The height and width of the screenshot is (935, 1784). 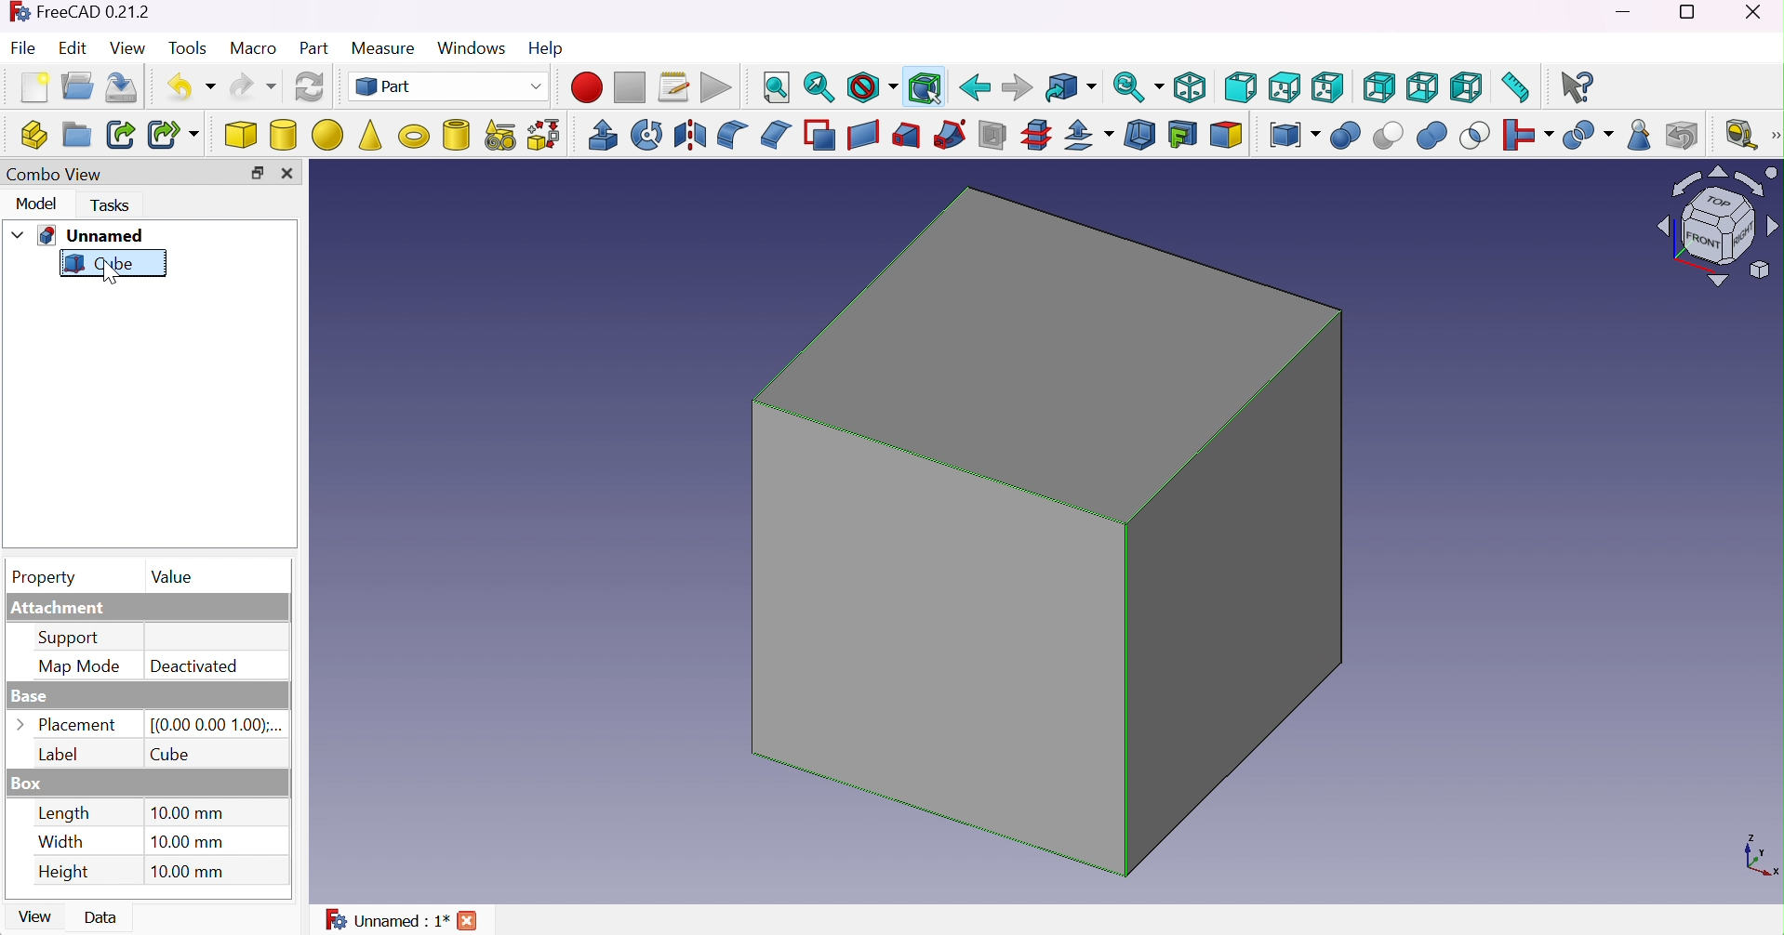 What do you see at coordinates (50, 173) in the screenshot?
I see `Combo view` at bounding box center [50, 173].